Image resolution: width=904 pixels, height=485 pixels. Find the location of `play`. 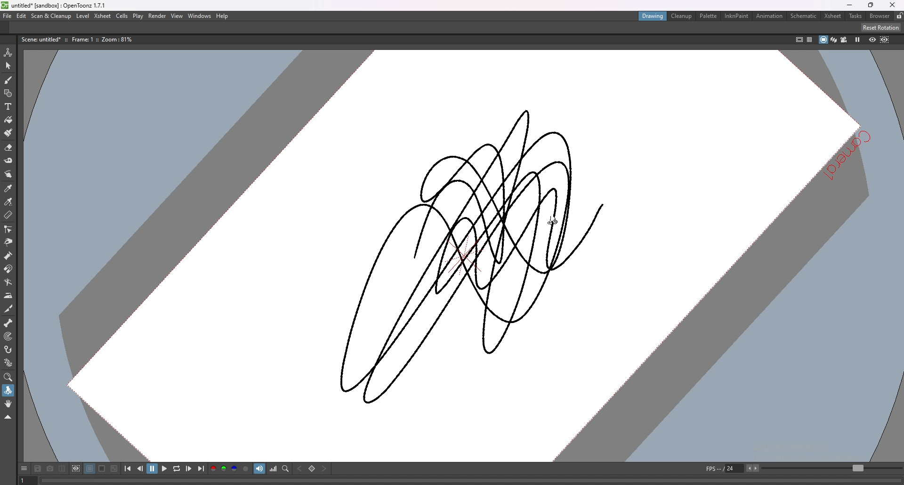

play is located at coordinates (138, 16).